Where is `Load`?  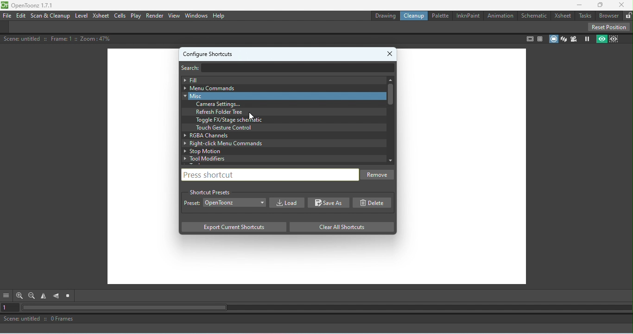 Load is located at coordinates (285, 203).